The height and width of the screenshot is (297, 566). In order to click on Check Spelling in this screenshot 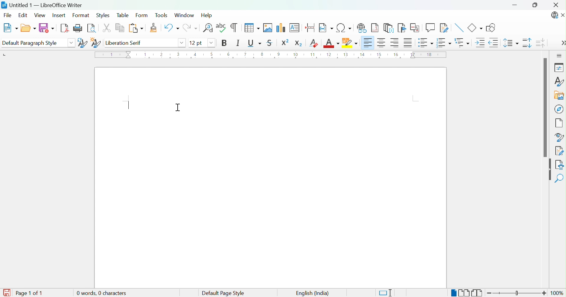, I will do `click(221, 27)`.